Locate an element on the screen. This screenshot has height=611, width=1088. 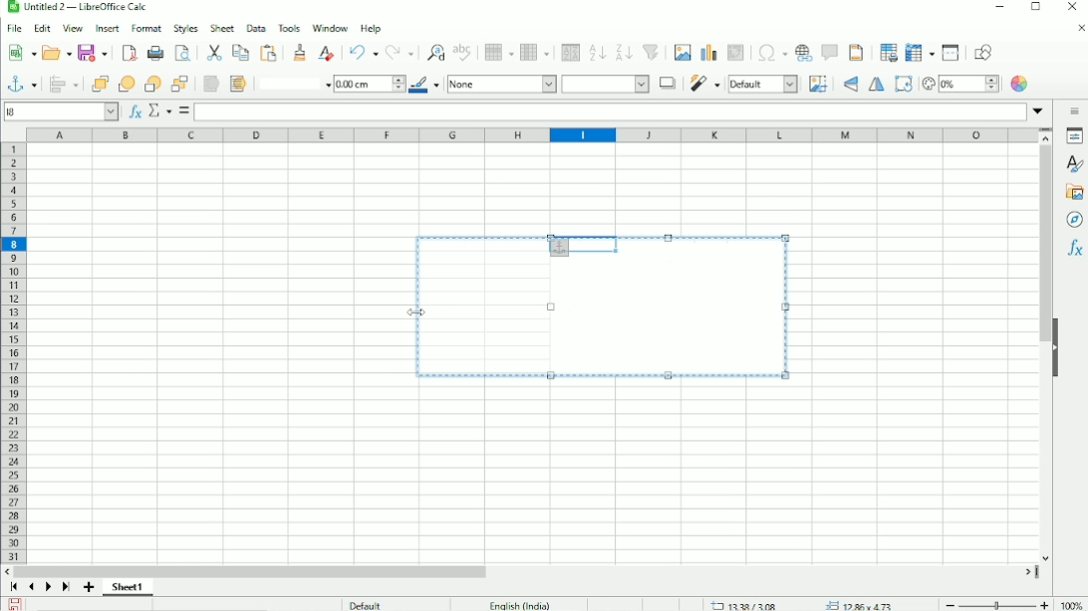
Data is located at coordinates (255, 28).